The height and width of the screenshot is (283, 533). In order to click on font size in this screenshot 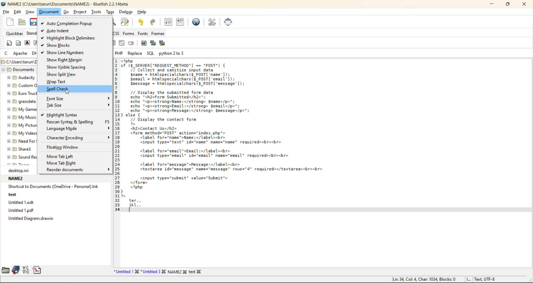, I will do `click(77, 98)`.